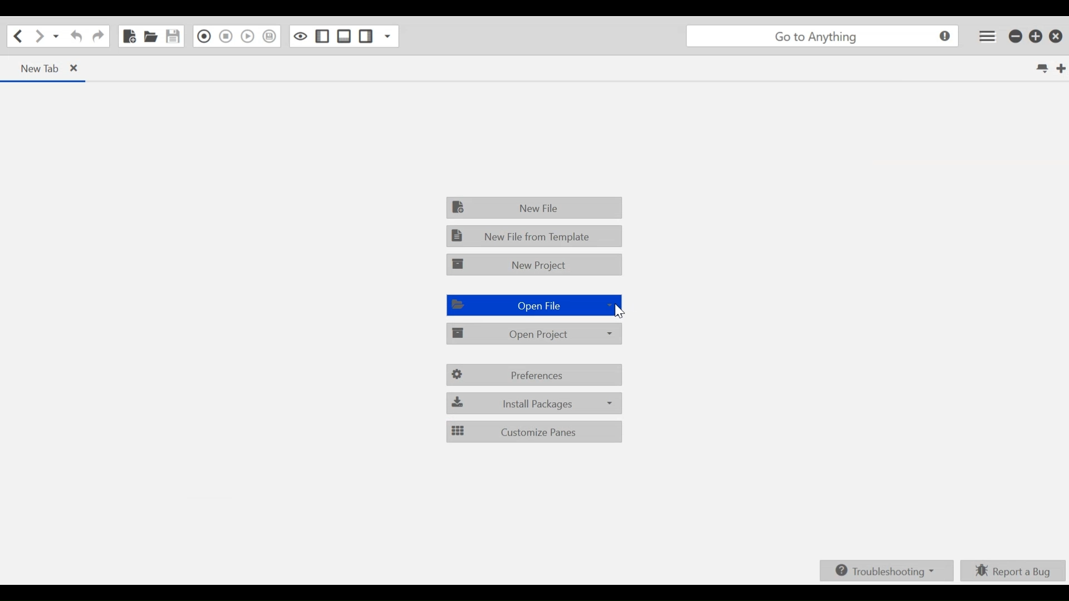  What do you see at coordinates (533, 432) in the screenshot?
I see `Customize Panes` at bounding box center [533, 432].